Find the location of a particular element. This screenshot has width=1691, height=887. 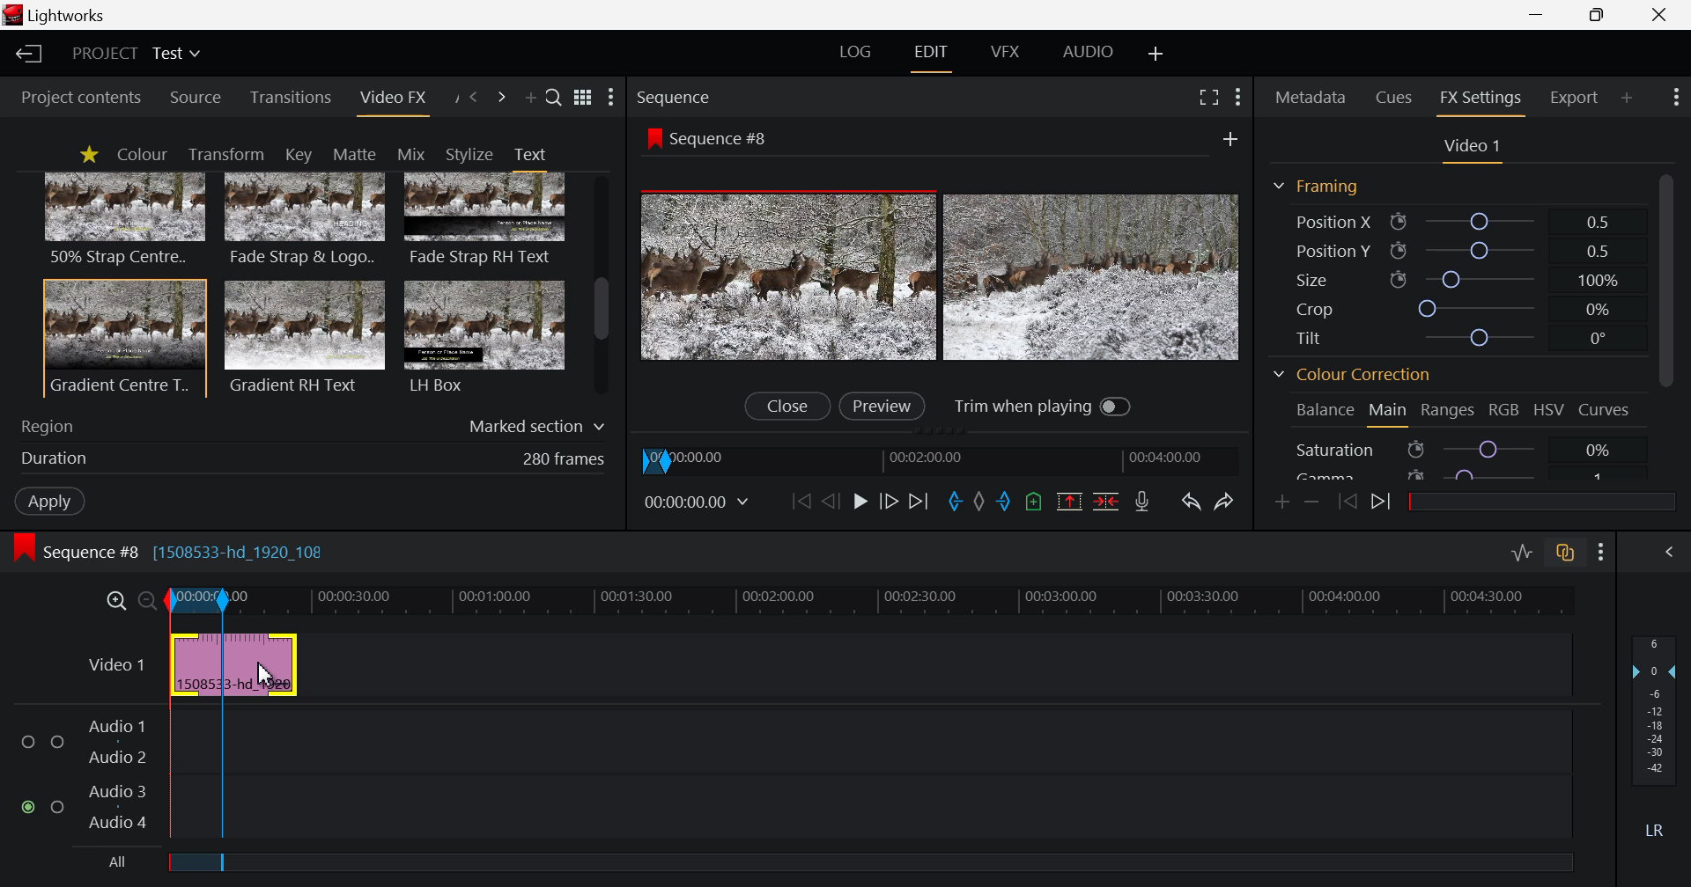

Next keyframe is located at coordinates (1384, 502).